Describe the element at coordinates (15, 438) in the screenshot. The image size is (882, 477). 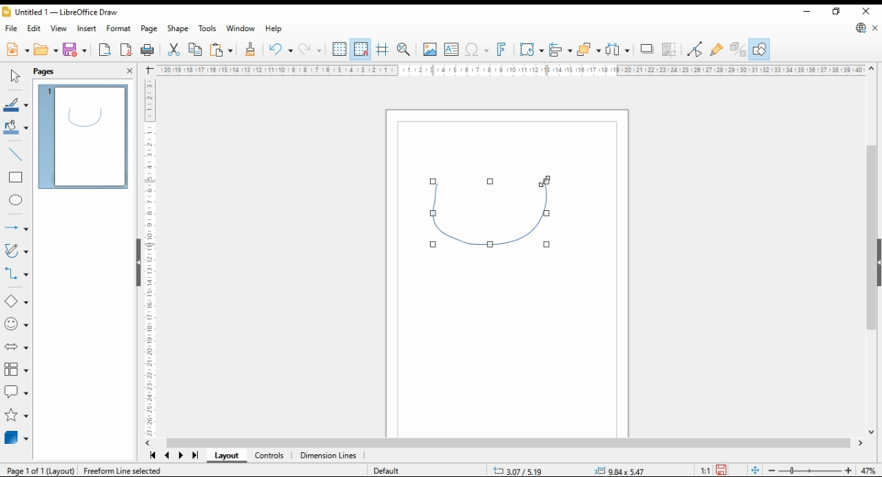
I see `3D objects` at that location.